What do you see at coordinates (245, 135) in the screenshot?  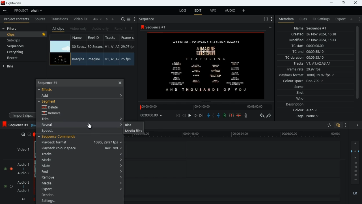 I see `timeline` at bounding box center [245, 135].